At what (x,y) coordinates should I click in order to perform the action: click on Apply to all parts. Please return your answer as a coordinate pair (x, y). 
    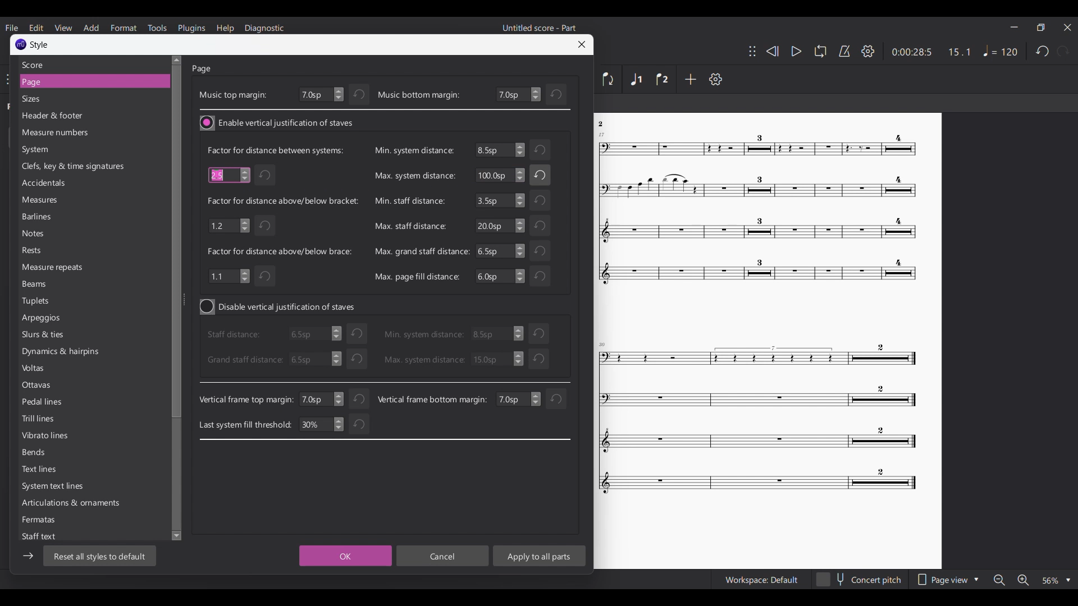
    Looking at the image, I should click on (539, 555).